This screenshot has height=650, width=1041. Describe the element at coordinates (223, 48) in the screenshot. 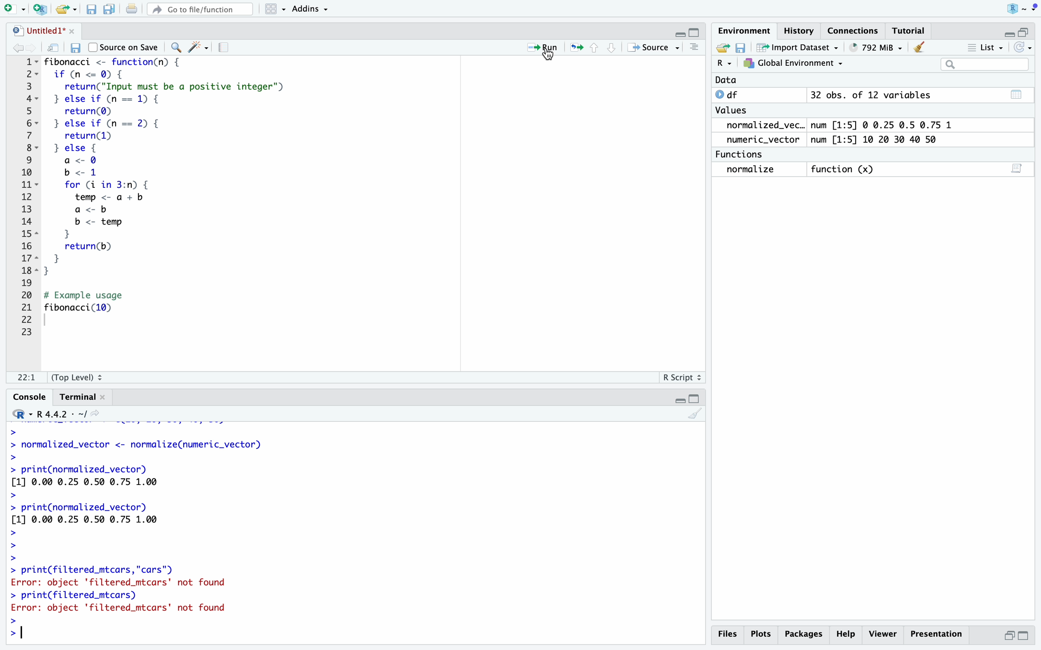

I see `compile report` at that location.